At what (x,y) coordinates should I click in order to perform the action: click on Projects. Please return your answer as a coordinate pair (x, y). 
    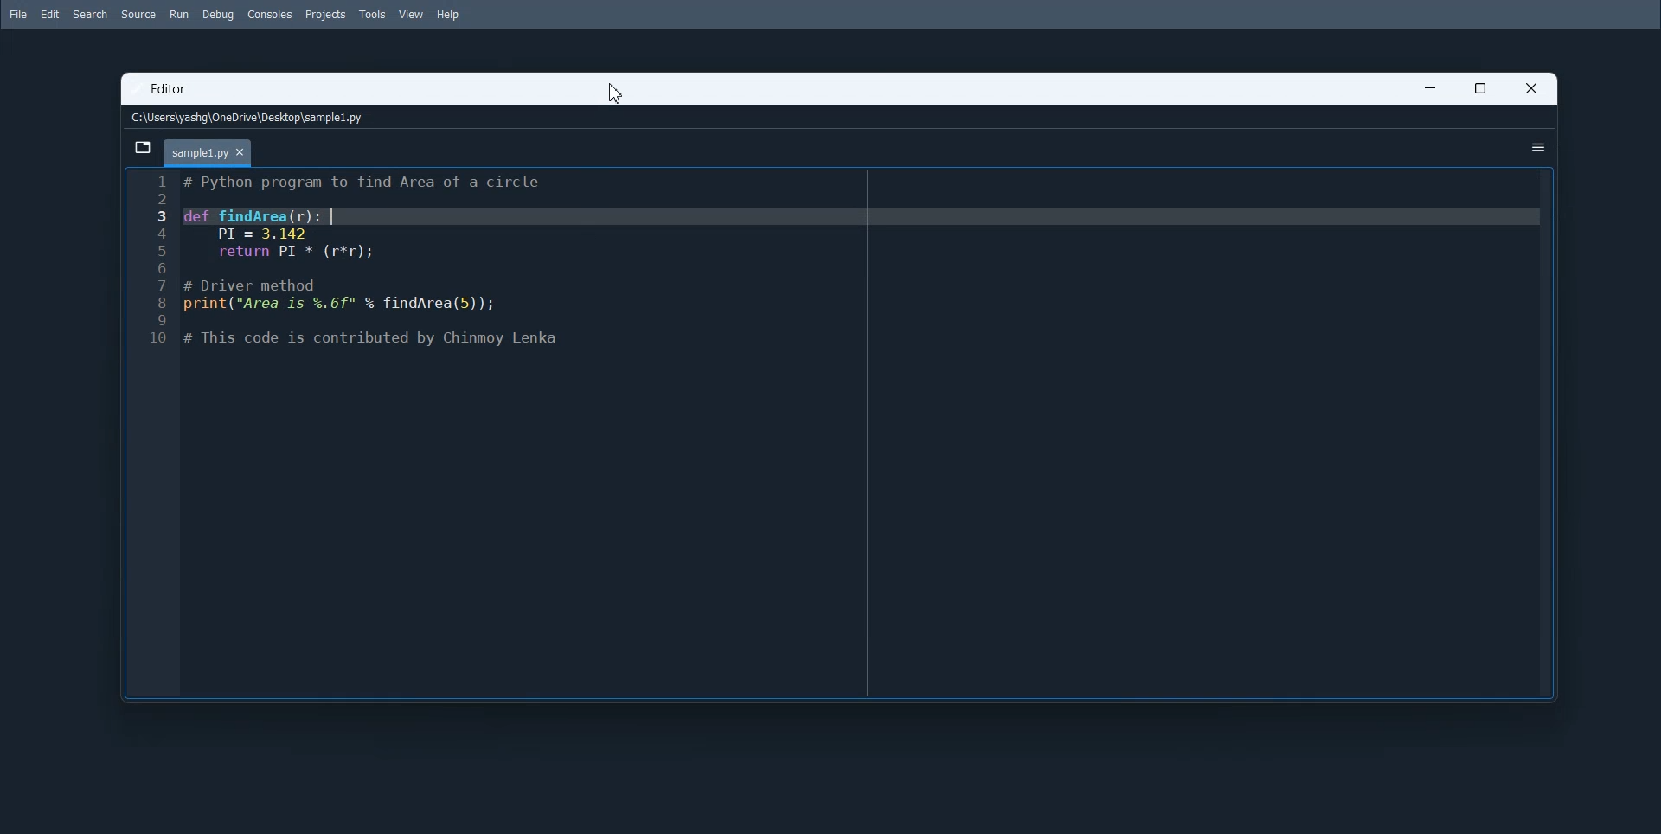
    Looking at the image, I should click on (326, 16).